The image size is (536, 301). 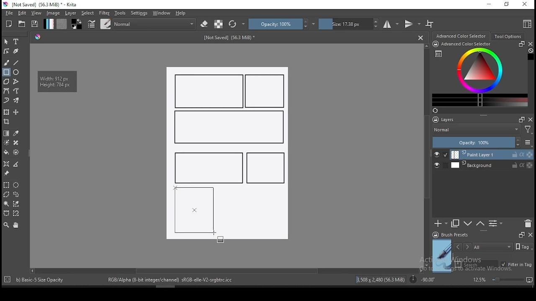 What do you see at coordinates (6, 173) in the screenshot?
I see `reference images tool` at bounding box center [6, 173].